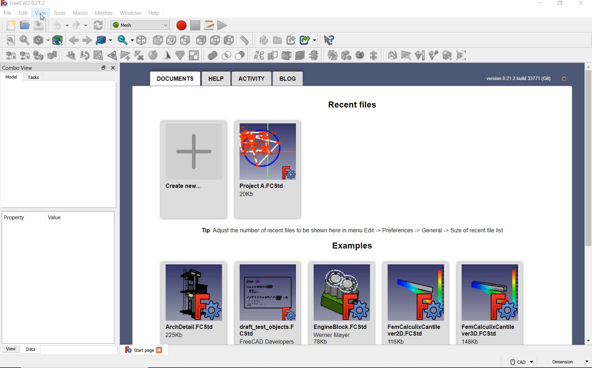 The height and width of the screenshot is (368, 592). Describe the element at coordinates (141, 40) in the screenshot. I see `isometric` at that location.